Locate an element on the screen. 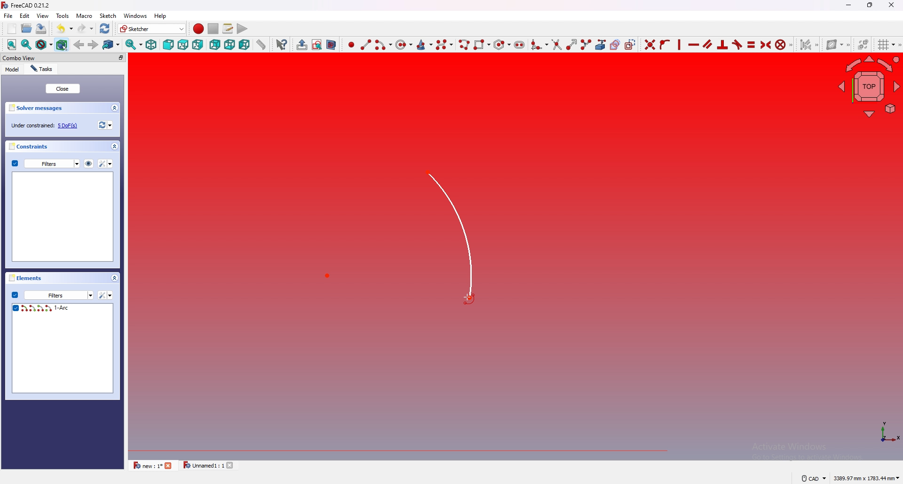 The width and height of the screenshot is (903, 484). back is located at coordinates (215, 45).